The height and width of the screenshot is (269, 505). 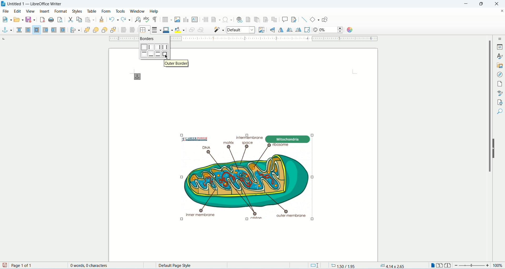 I want to click on insert text box, so click(x=195, y=19).